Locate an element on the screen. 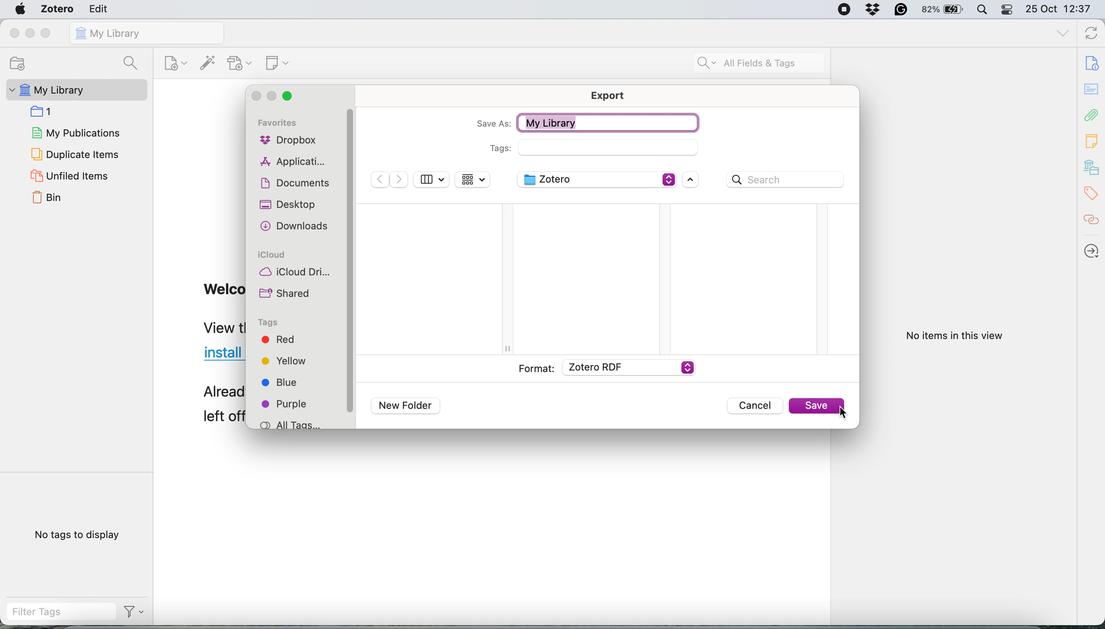 The height and width of the screenshot is (629, 1105). my library is located at coordinates (146, 33).